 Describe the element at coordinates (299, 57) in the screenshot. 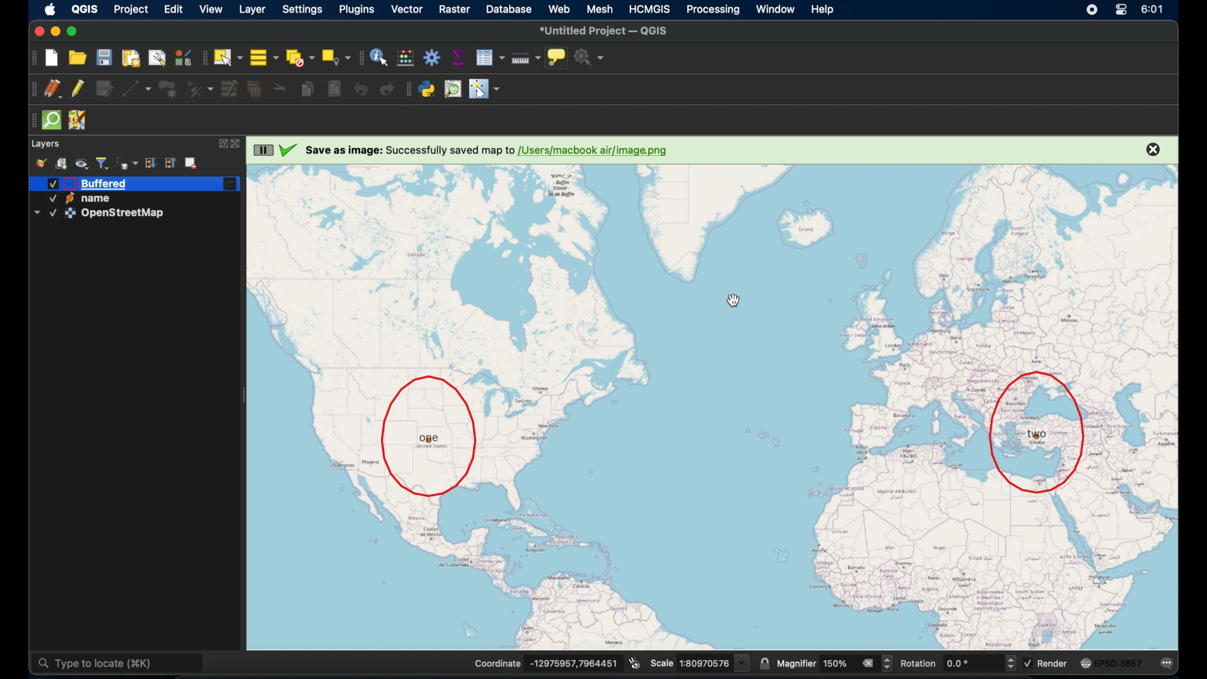

I see `deselect features` at that location.